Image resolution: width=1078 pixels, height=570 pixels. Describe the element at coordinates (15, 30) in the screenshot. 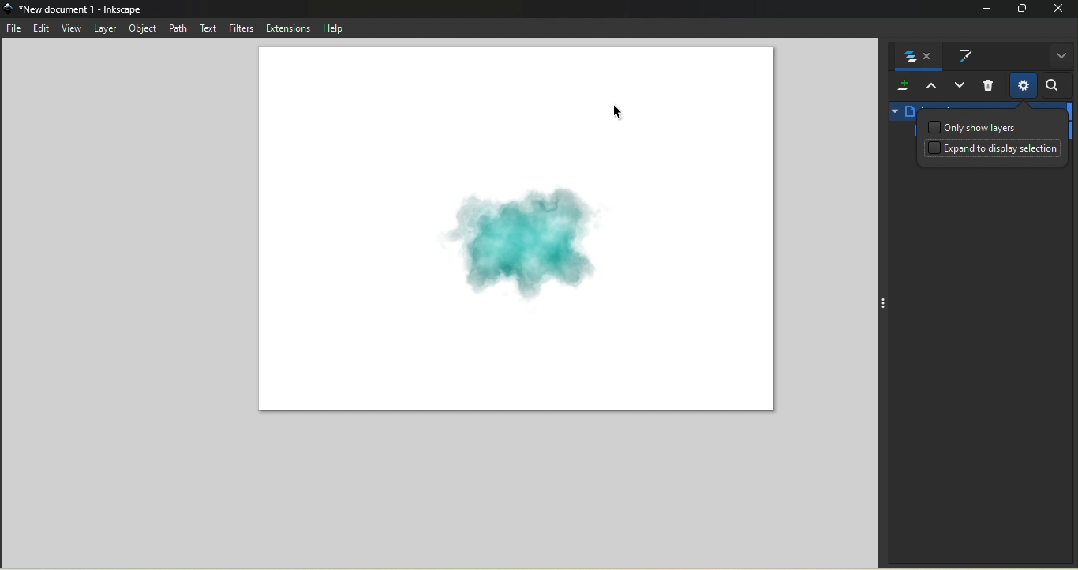

I see `File` at that location.